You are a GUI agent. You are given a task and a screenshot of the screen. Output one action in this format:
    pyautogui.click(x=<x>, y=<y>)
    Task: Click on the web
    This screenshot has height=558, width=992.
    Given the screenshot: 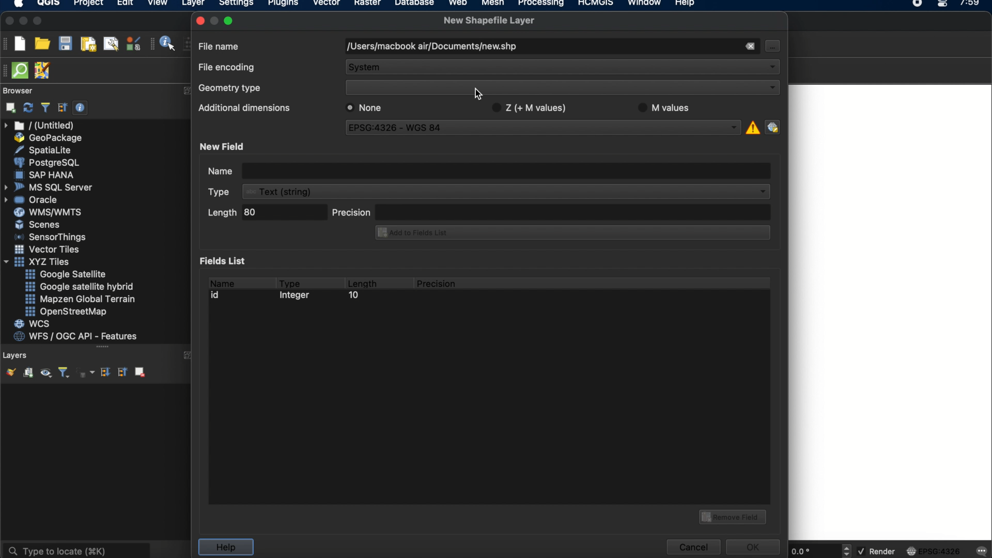 What is the action you would take?
    pyautogui.click(x=458, y=4)
    